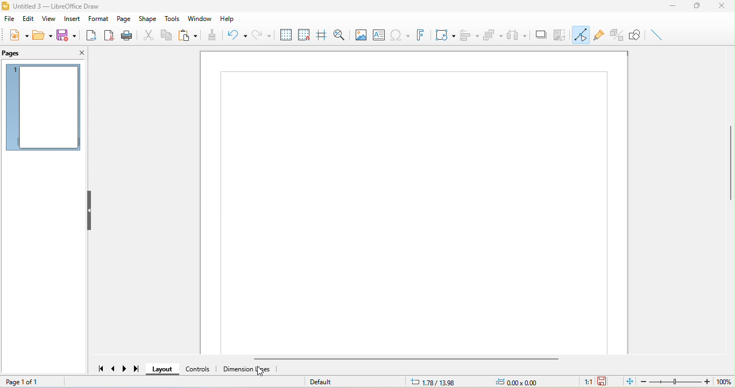 This screenshot has height=388, width=735. What do you see at coordinates (92, 35) in the screenshot?
I see `export` at bounding box center [92, 35].